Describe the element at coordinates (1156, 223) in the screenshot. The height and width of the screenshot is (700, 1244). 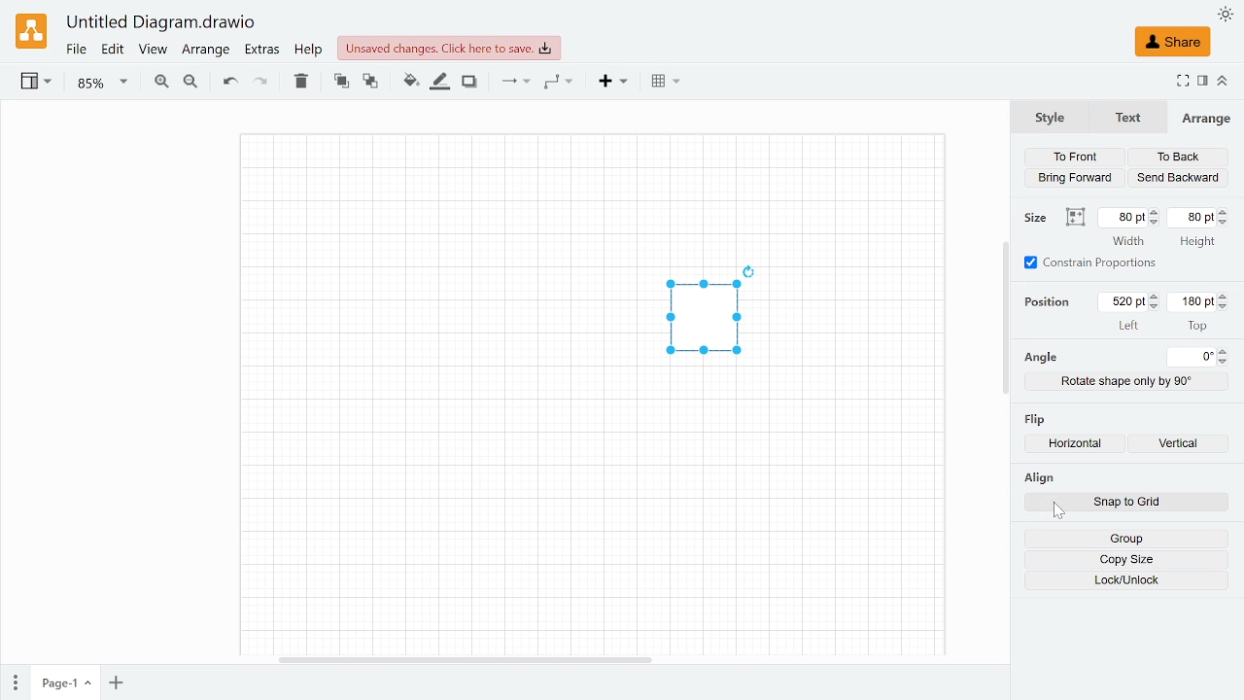
I see `Decrease width` at that location.